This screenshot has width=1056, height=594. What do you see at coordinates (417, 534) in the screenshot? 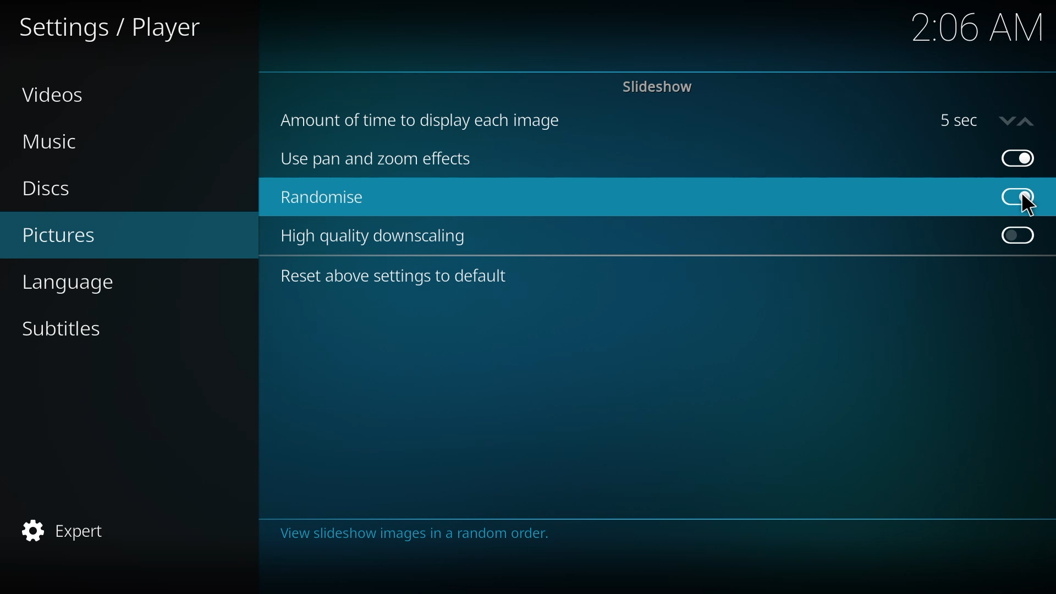
I see `info` at bounding box center [417, 534].